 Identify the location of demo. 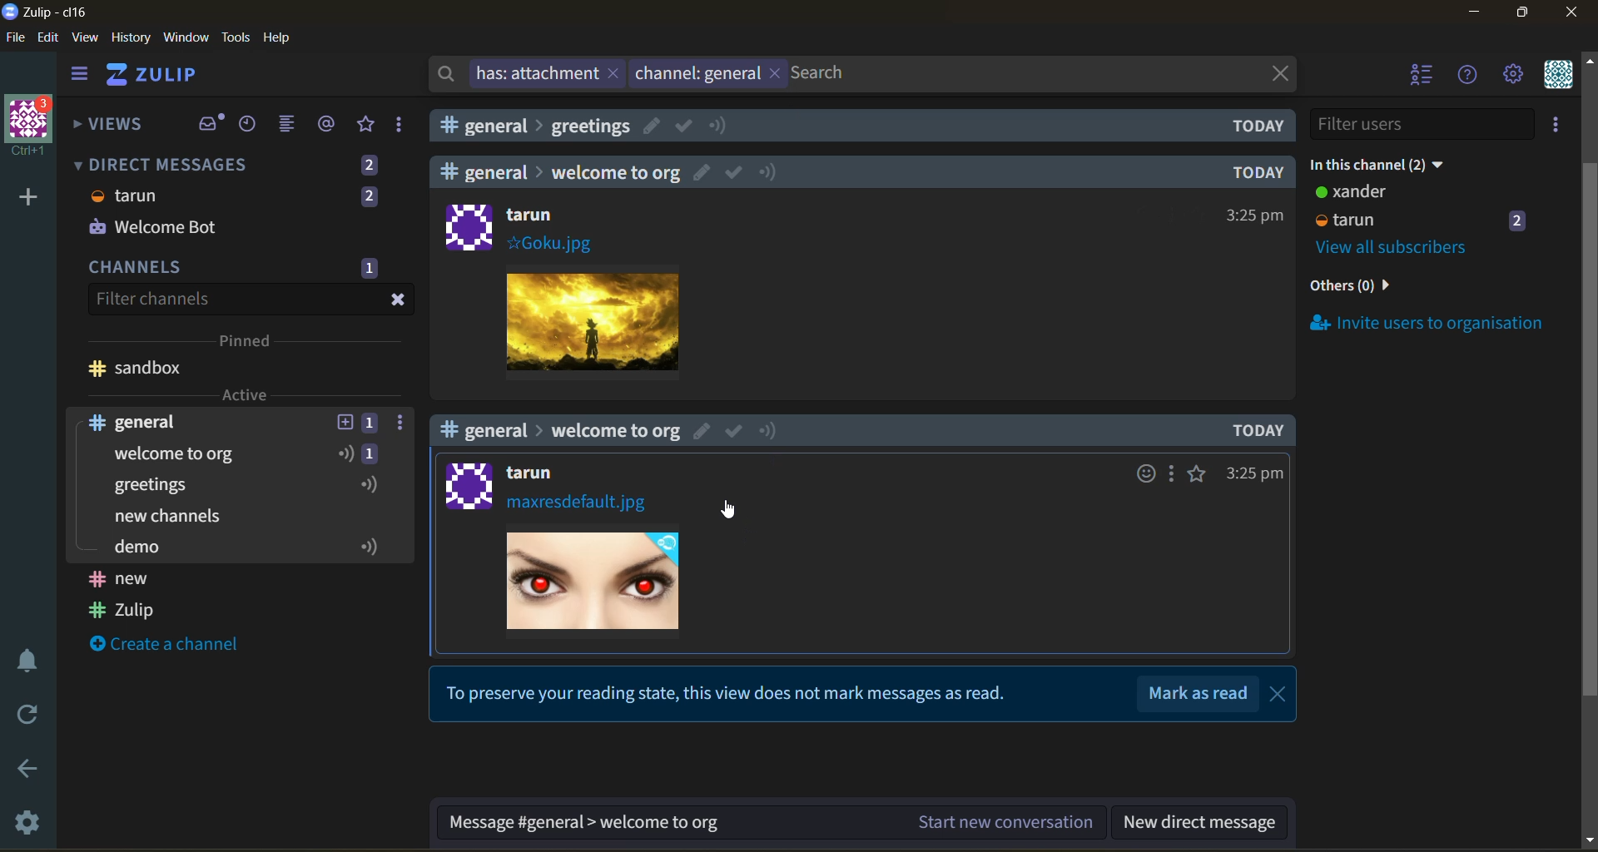
(138, 548).